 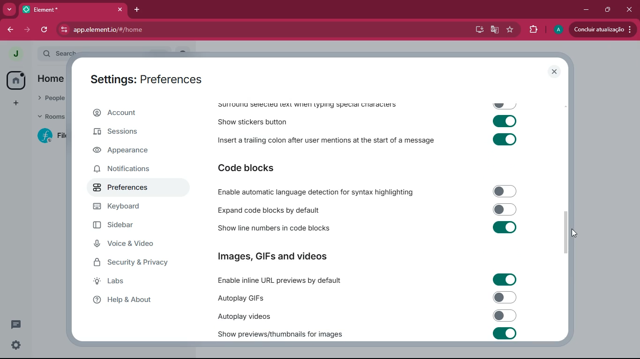 What do you see at coordinates (136, 300) in the screenshot?
I see `help` at bounding box center [136, 300].